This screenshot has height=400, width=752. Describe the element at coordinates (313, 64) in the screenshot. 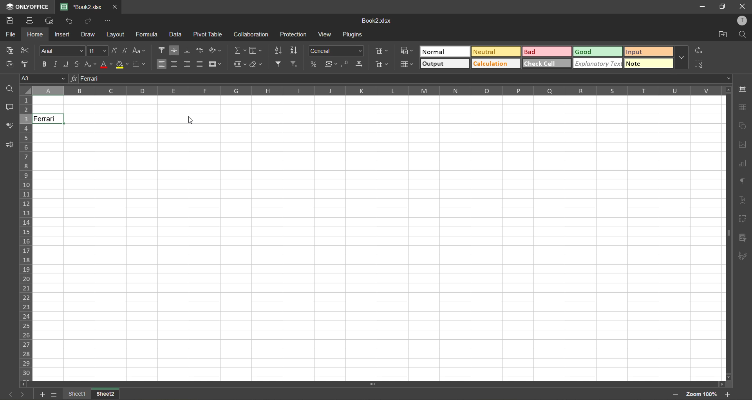

I see `percent` at that location.